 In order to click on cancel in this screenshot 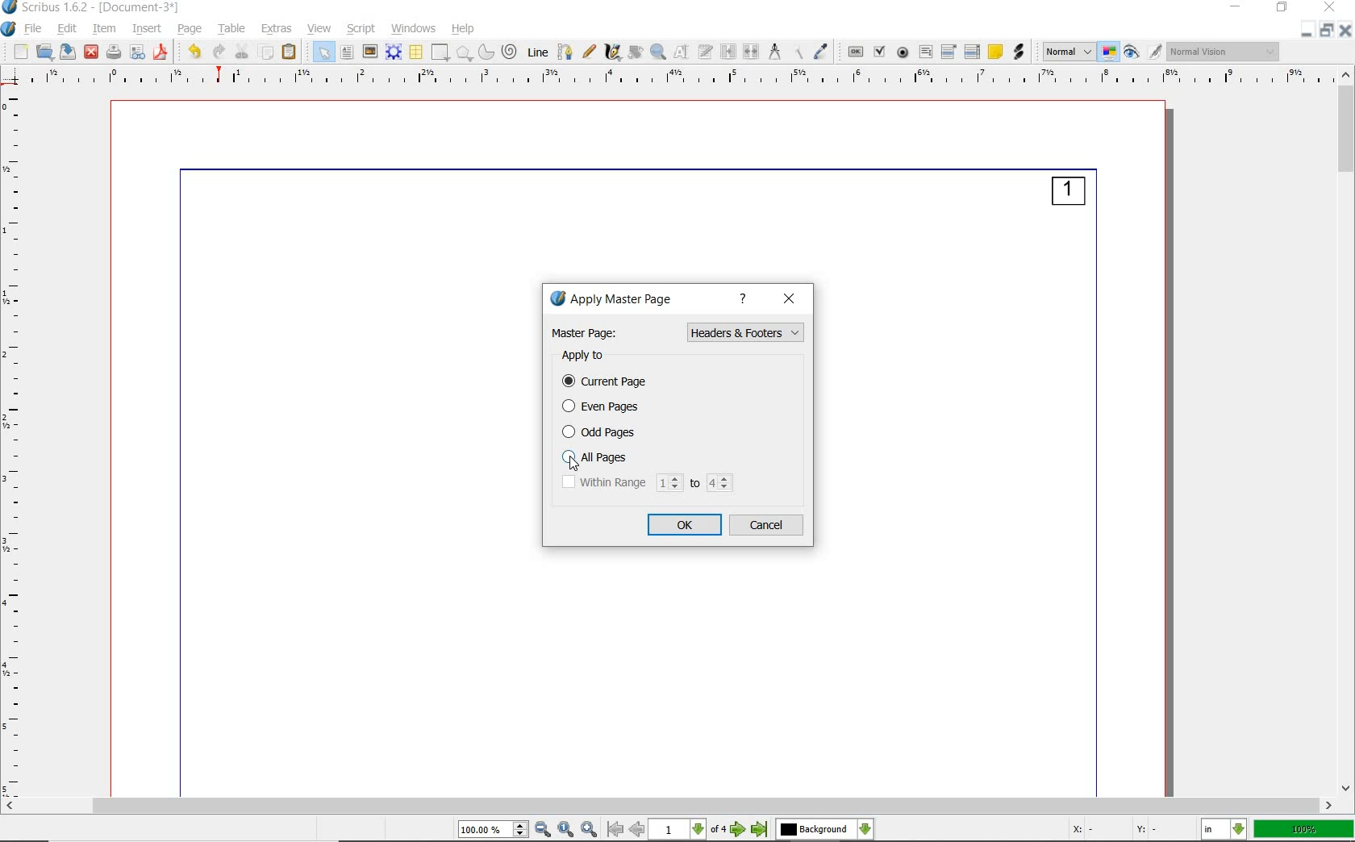, I will do `click(769, 526)`.